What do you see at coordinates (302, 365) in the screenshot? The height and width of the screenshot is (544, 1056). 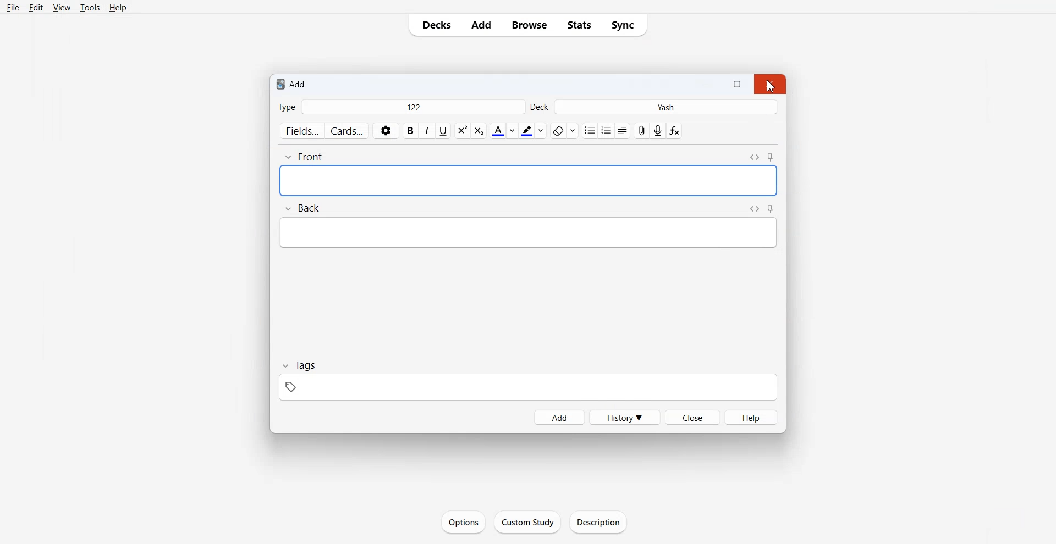 I see `Tags` at bounding box center [302, 365].